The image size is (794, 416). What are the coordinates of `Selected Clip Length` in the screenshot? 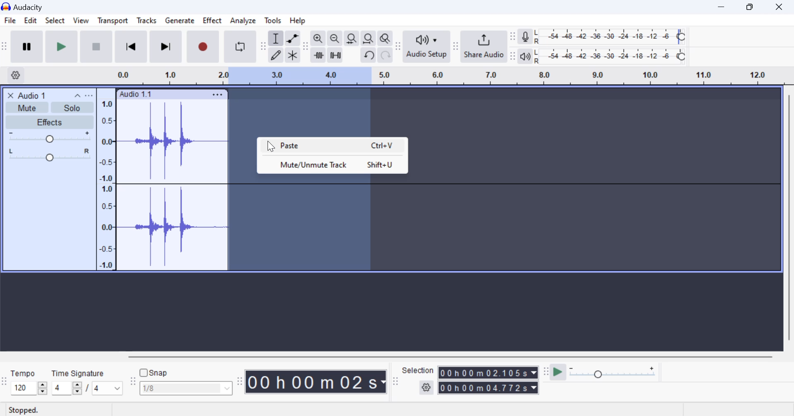 It's located at (490, 381).